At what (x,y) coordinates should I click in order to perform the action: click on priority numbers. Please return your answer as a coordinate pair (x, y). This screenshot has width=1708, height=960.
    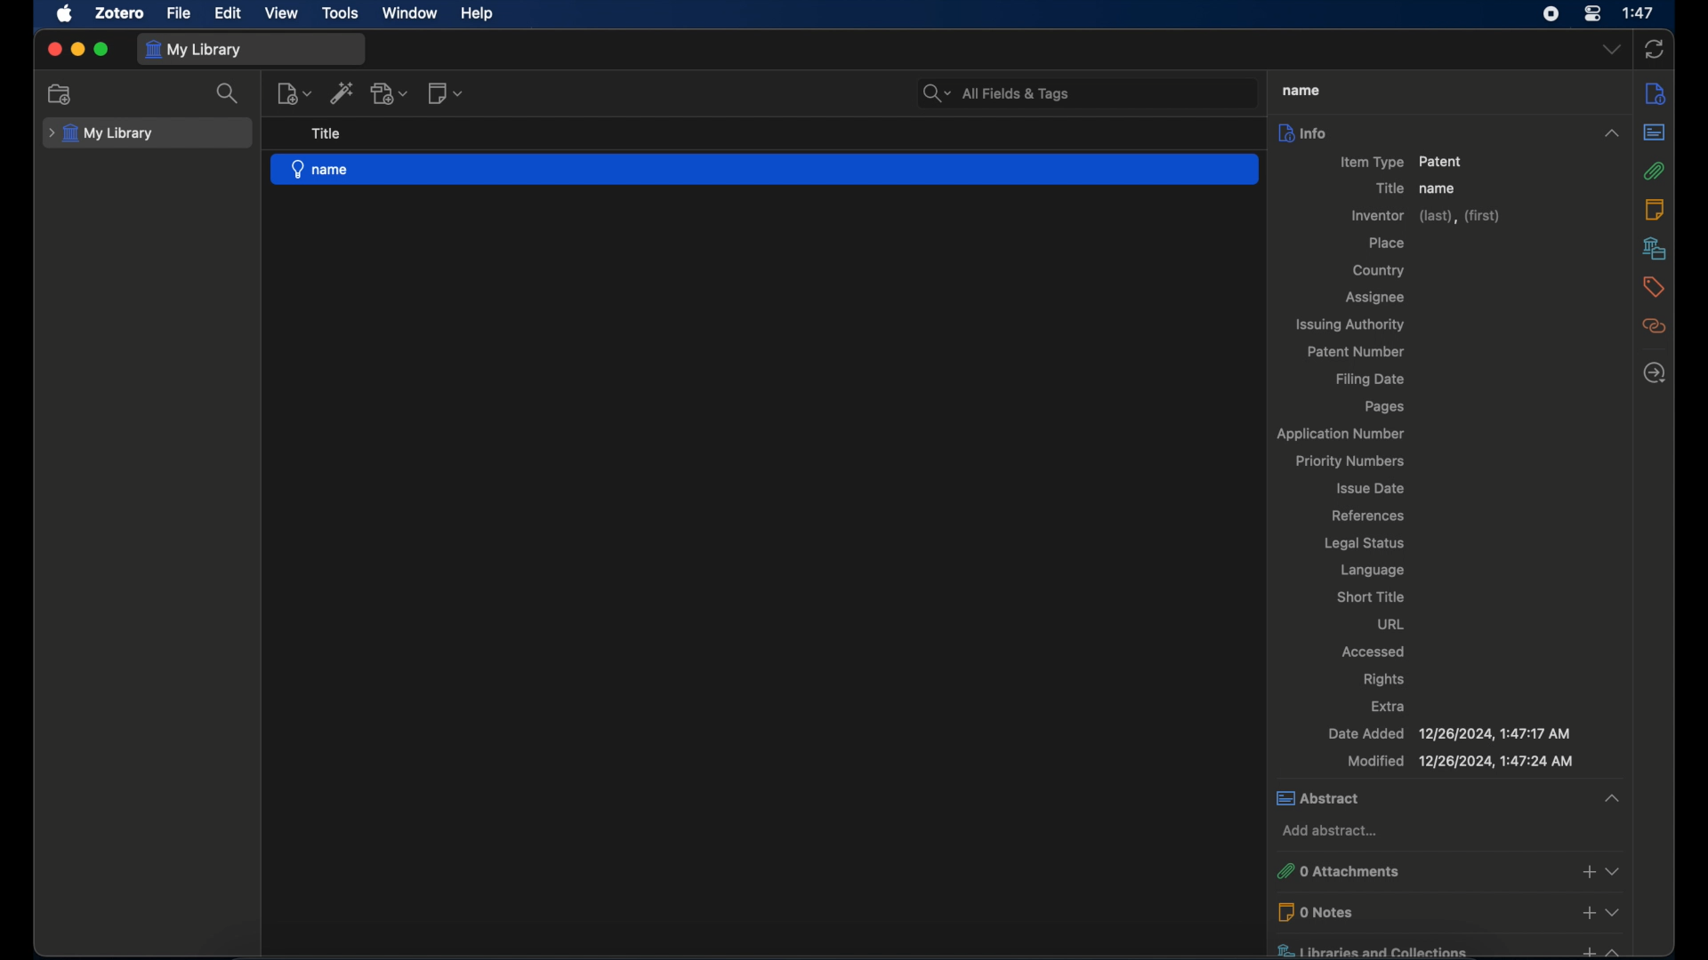
    Looking at the image, I should click on (1351, 461).